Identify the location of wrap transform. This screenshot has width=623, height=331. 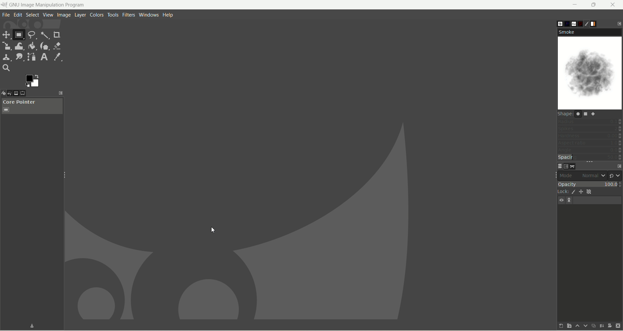
(19, 46).